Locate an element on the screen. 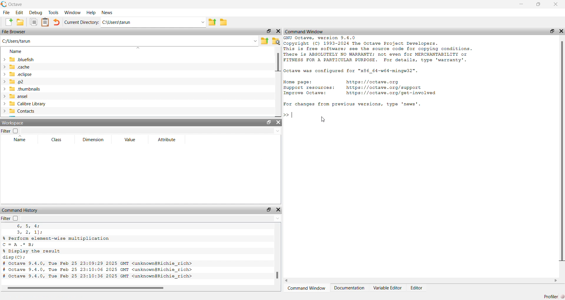 The height and width of the screenshot is (300, 565). C:\Users\tarun  is located at coordinates (153, 22).